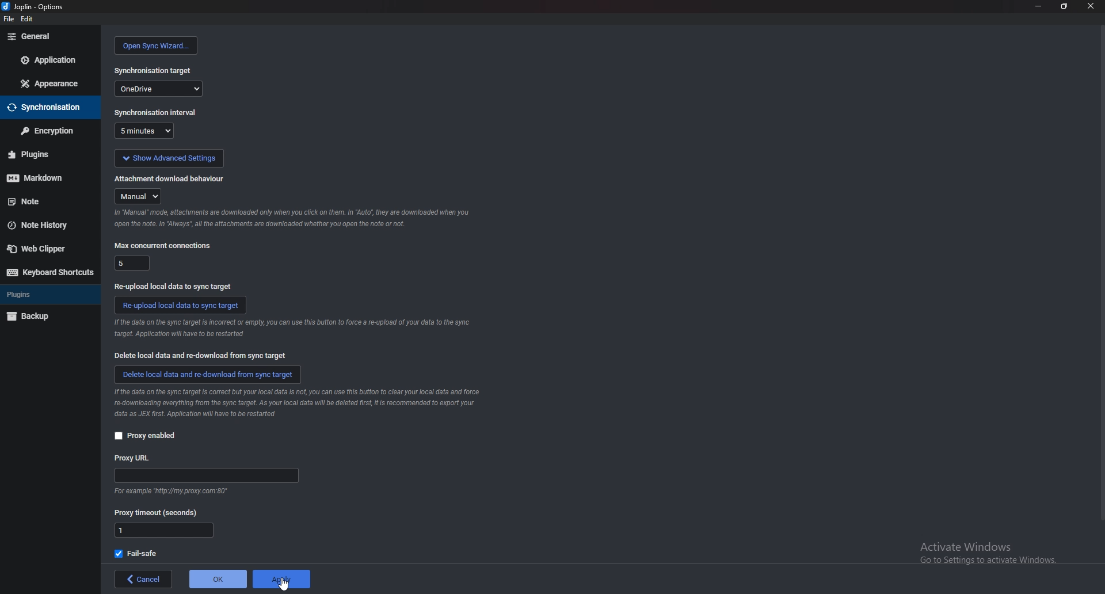  What do you see at coordinates (157, 112) in the screenshot?
I see `sync interval` at bounding box center [157, 112].